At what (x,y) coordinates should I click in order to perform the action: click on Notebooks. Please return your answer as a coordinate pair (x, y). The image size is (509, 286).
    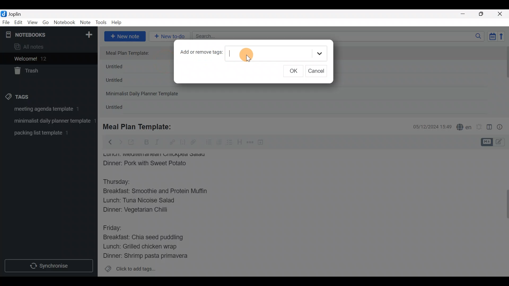
    Looking at the image, I should click on (37, 34).